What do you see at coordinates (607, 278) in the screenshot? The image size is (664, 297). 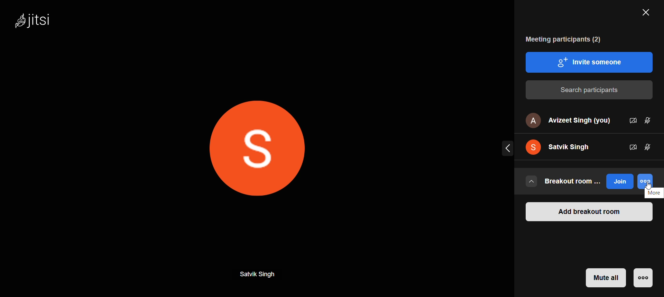 I see `mute all` at bounding box center [607, 278].